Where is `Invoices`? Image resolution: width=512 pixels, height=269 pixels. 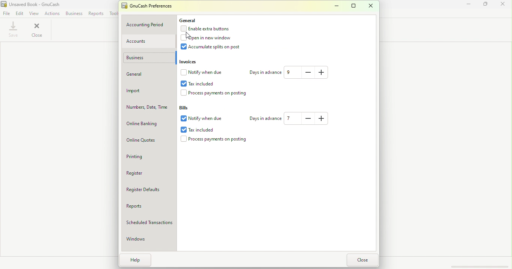
Invoices is located at coordinates (190, 61).